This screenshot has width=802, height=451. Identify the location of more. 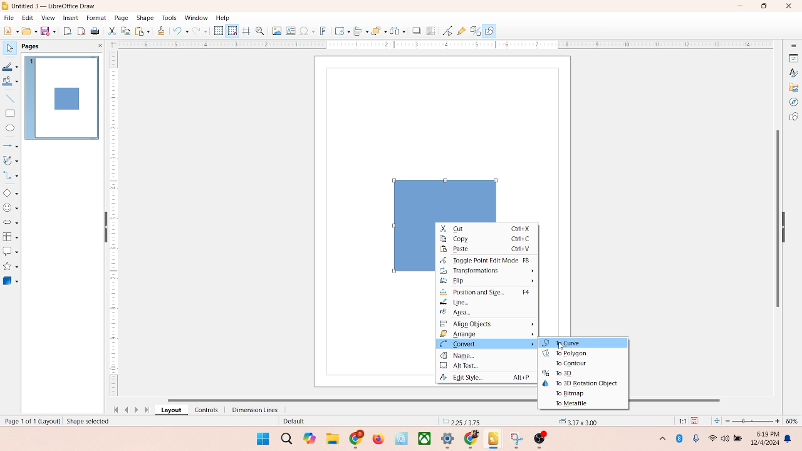
(660, 438).